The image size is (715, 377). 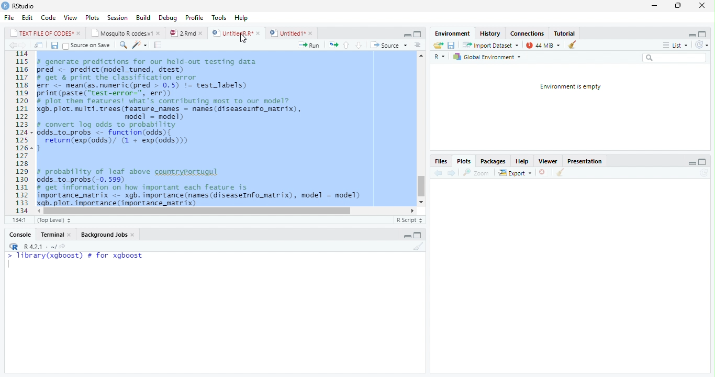 I want to click on Code, so click(x=47, y=18).